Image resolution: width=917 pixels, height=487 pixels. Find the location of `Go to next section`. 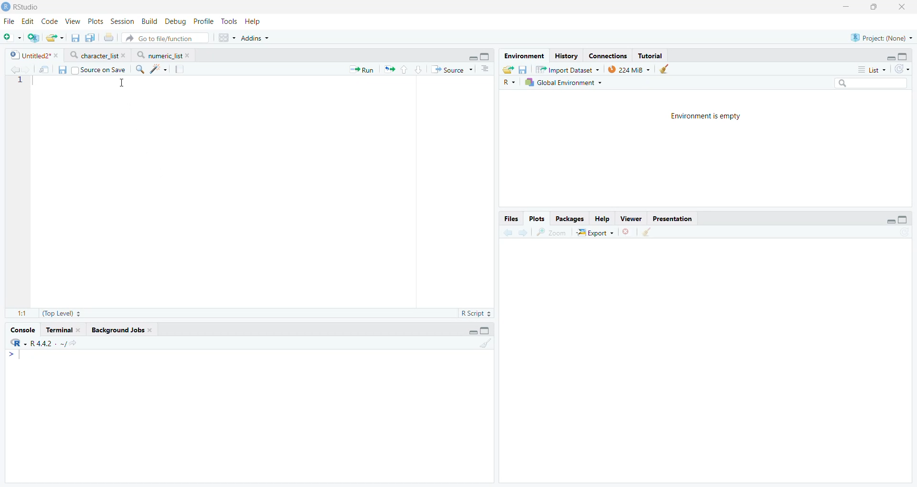

Go to next section is located at coordinates (419, 69).